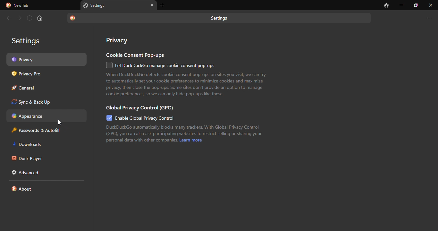  What do you see at coordinates (24, 190) in the screenshot?
I see `about` at bounding box center [24, 190].